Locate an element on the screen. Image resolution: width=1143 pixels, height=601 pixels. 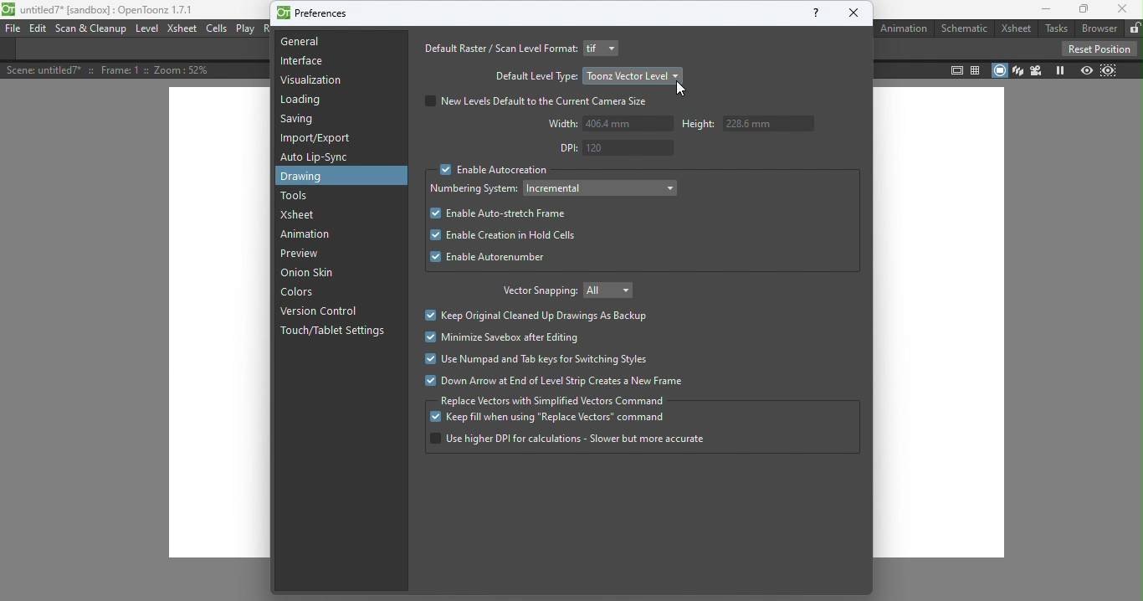
Drop down is located at coordinates (613, 291).